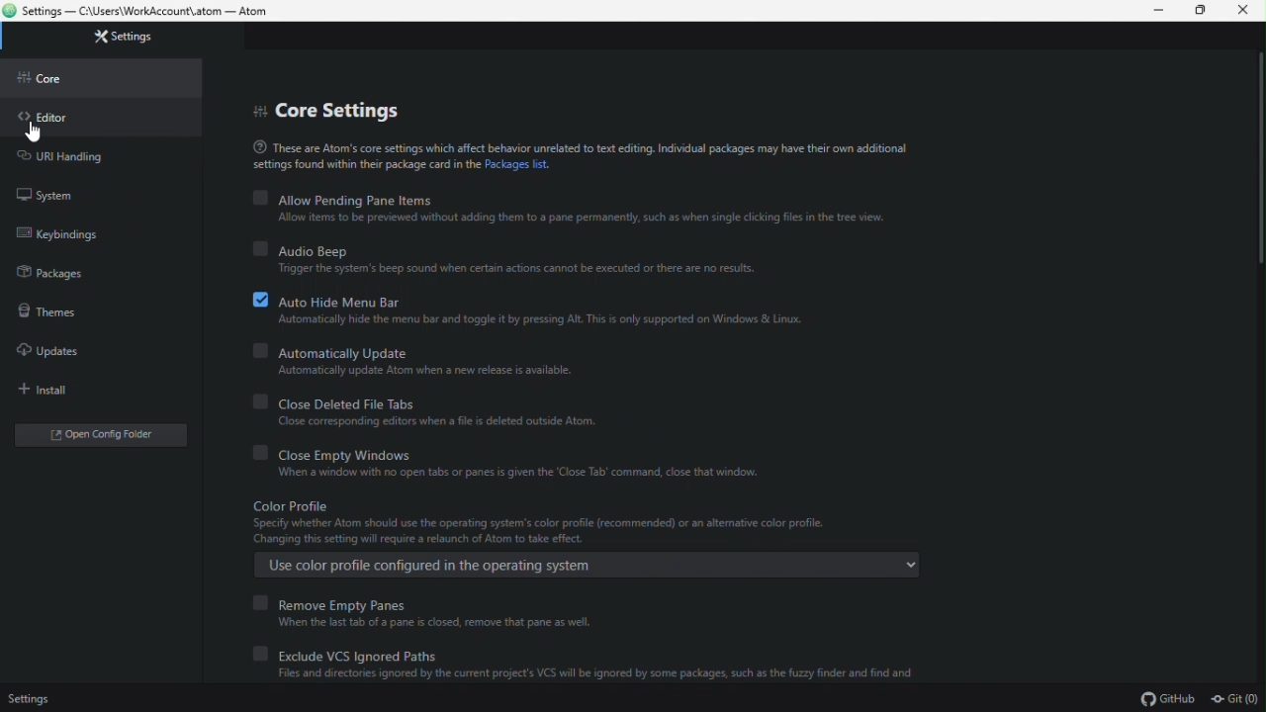  I want to click on Allow items 10 be previewed without adding them to 2 pane permanently, such as when single clicking files in the tree view., so click(581, 220).